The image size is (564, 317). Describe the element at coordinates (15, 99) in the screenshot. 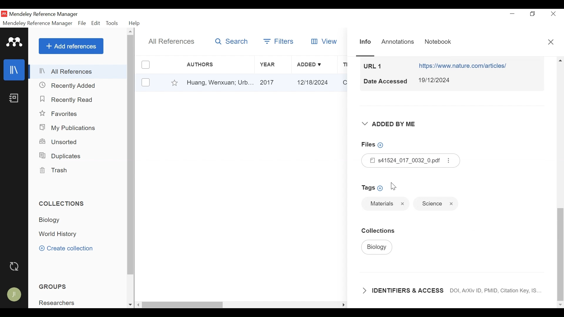

I see `Notebook` at that location.